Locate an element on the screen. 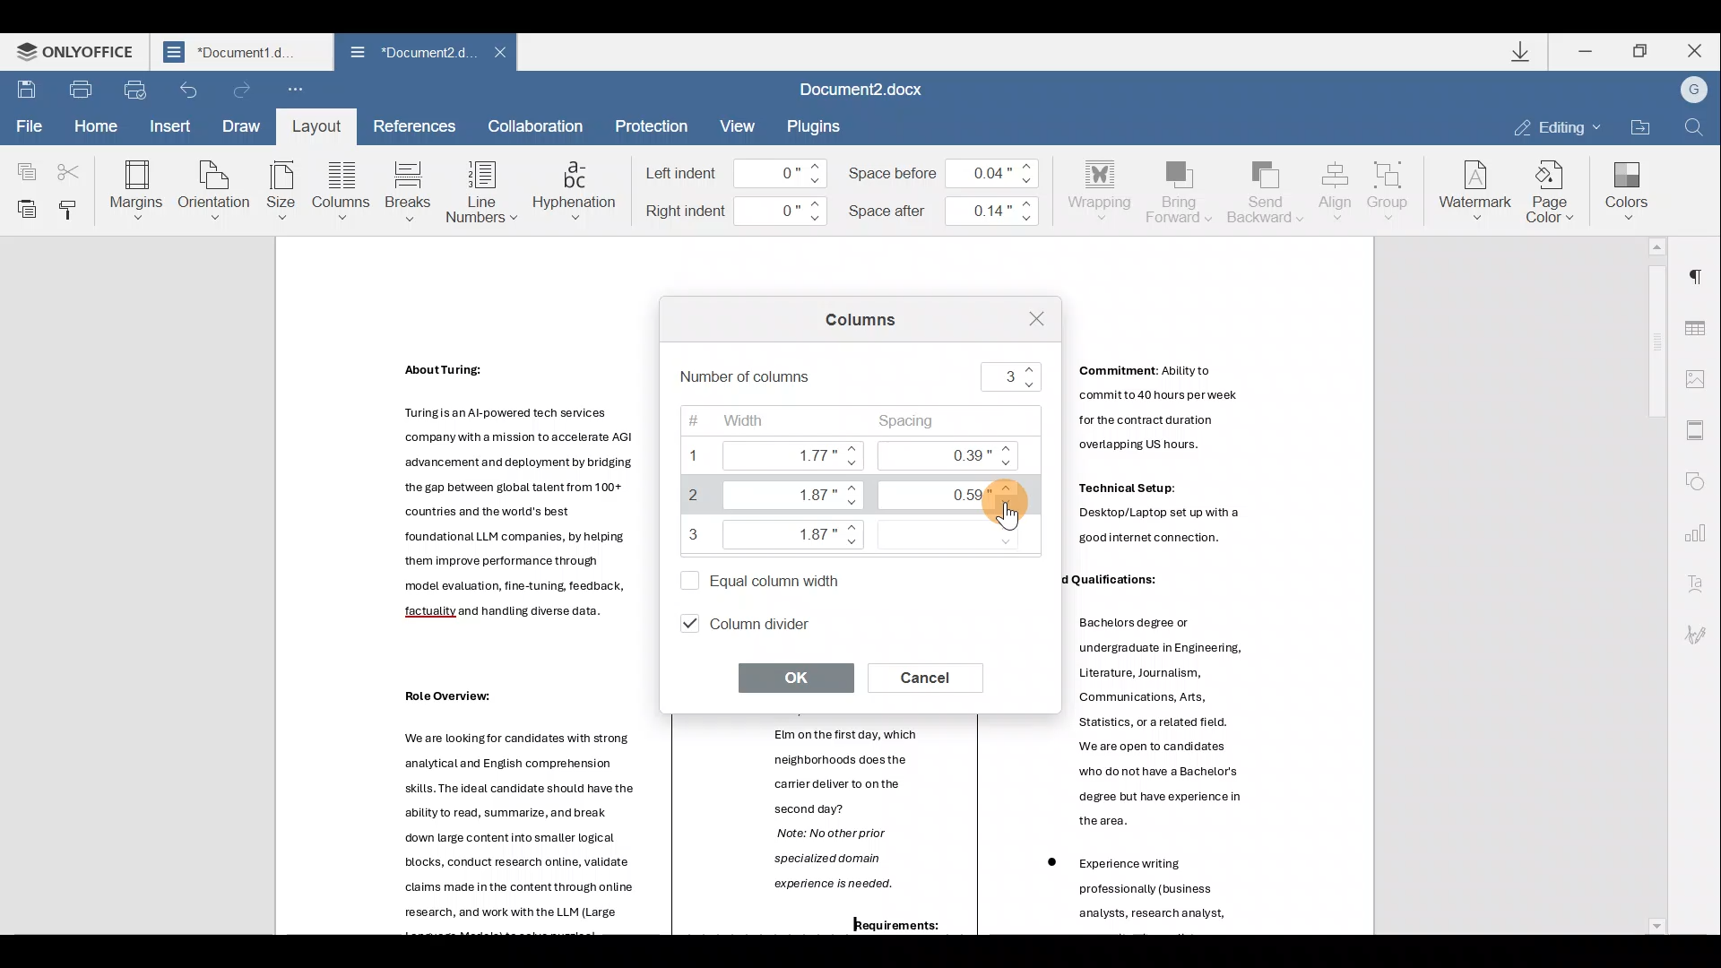 The height and width of the screenshot is (968, 1721). Cancel is located at coordinates (935, 676).